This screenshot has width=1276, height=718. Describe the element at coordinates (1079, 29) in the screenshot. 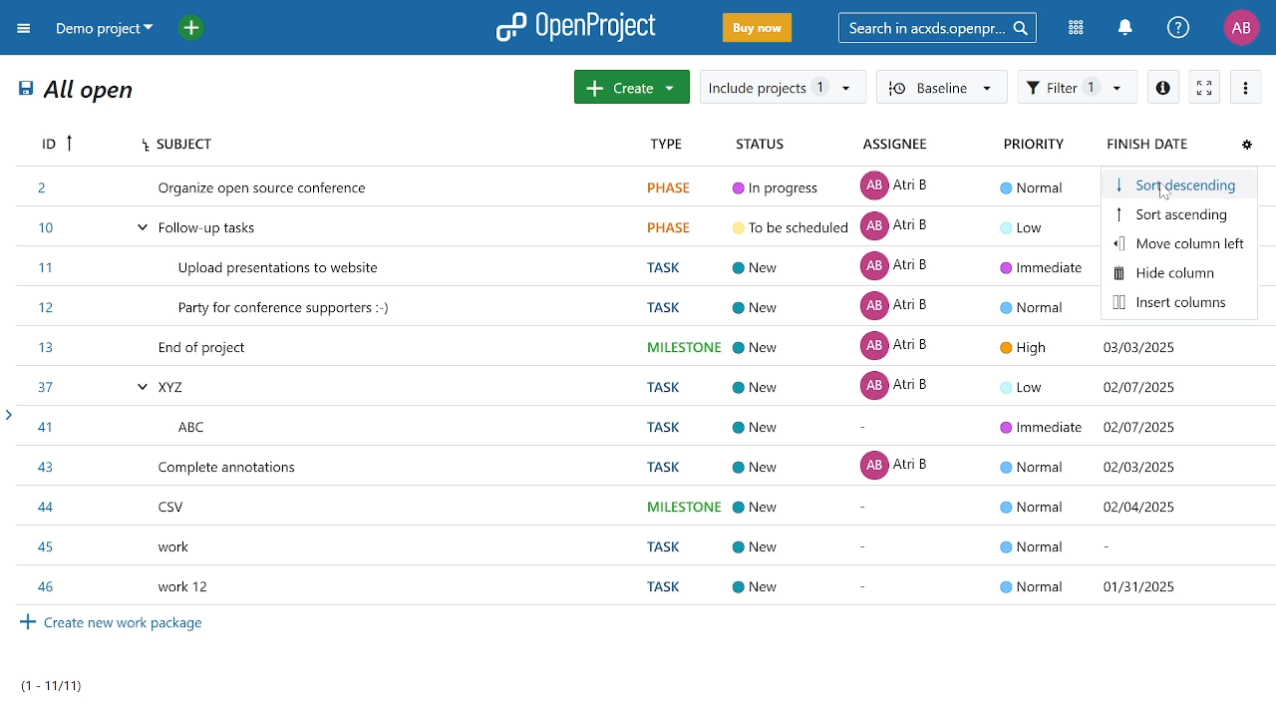

I see `modules` at that location.